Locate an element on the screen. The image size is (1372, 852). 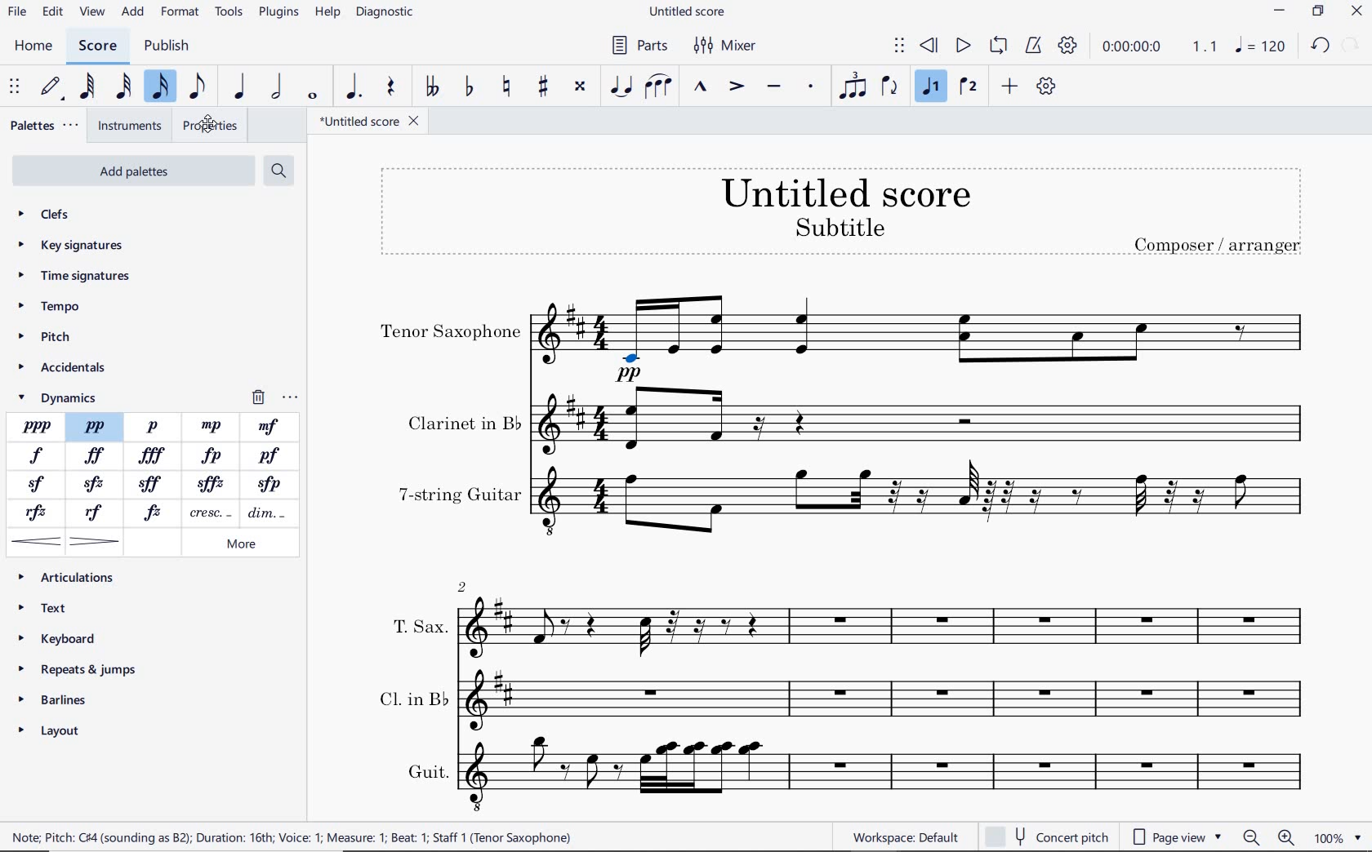
text is located at coordinates (451, 333).